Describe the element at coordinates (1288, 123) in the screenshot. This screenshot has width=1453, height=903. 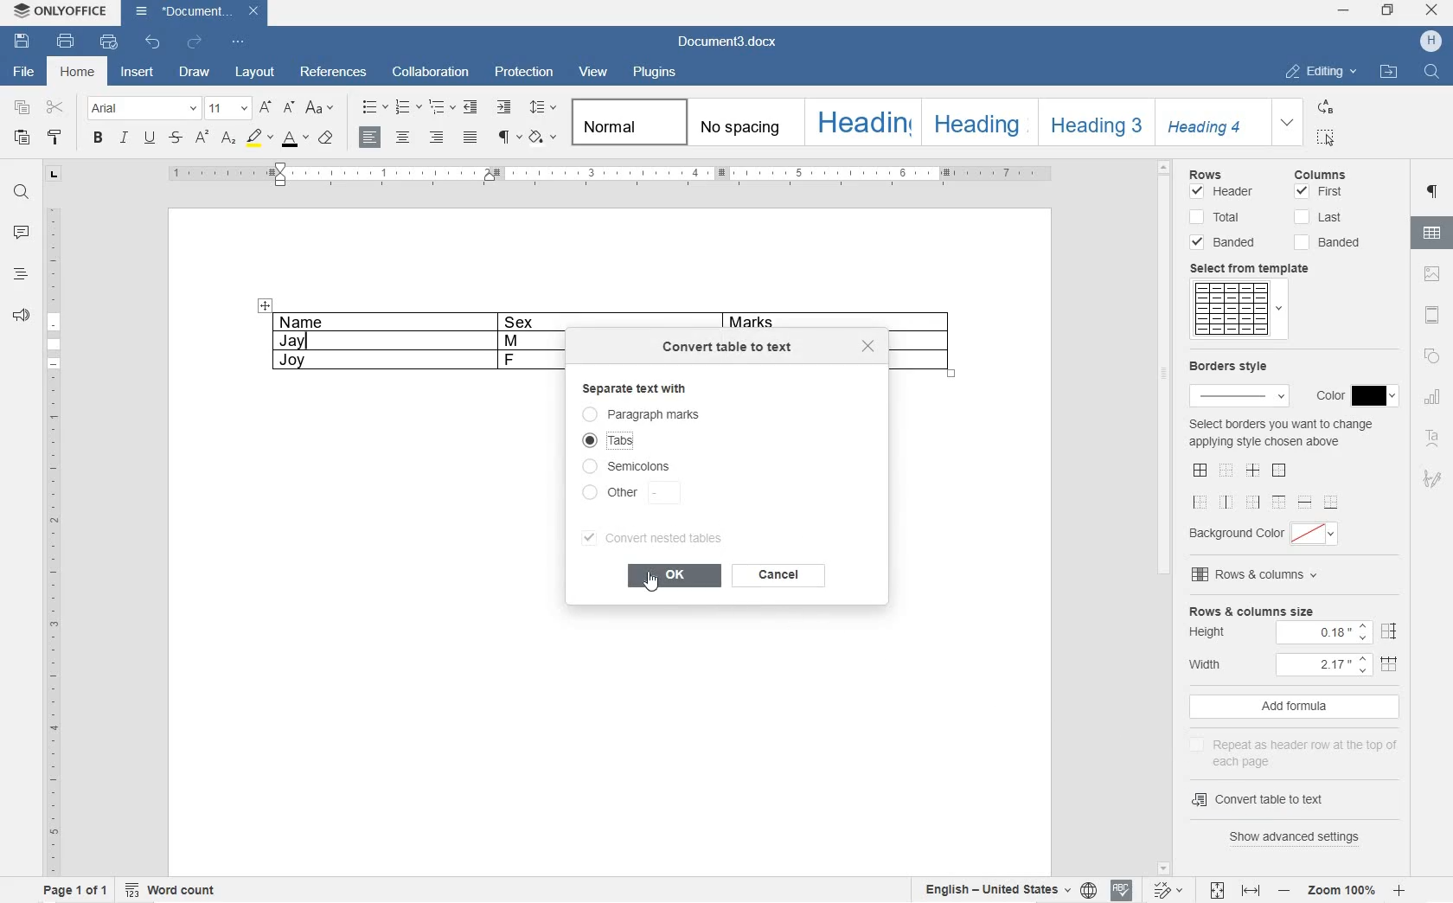
I see `EXPAND FORMATTING STYLE` at that location.